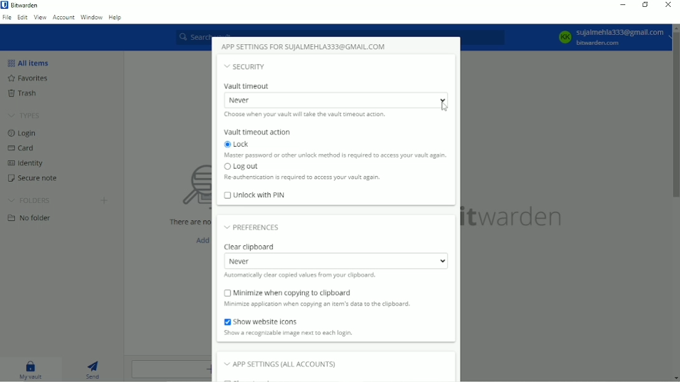 Image resolution: width=680 pixels, height=382 pixels. Describe the element at coordinates (27, 164) in the screenshot. I see `Identity` at that location.